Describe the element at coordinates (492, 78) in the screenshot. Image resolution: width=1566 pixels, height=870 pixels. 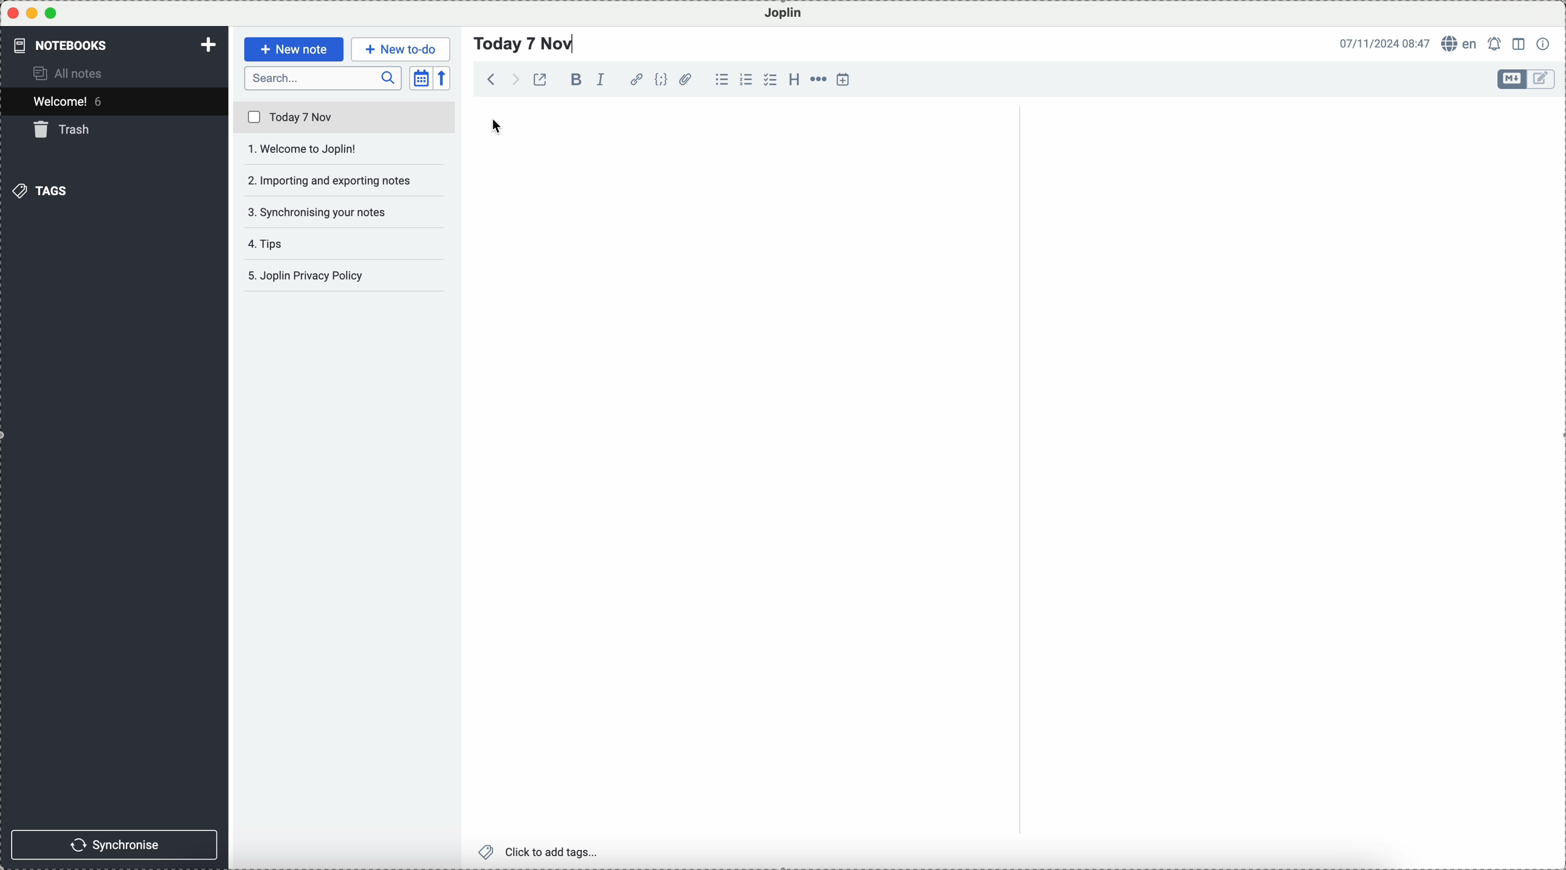
I see `back` at that location.